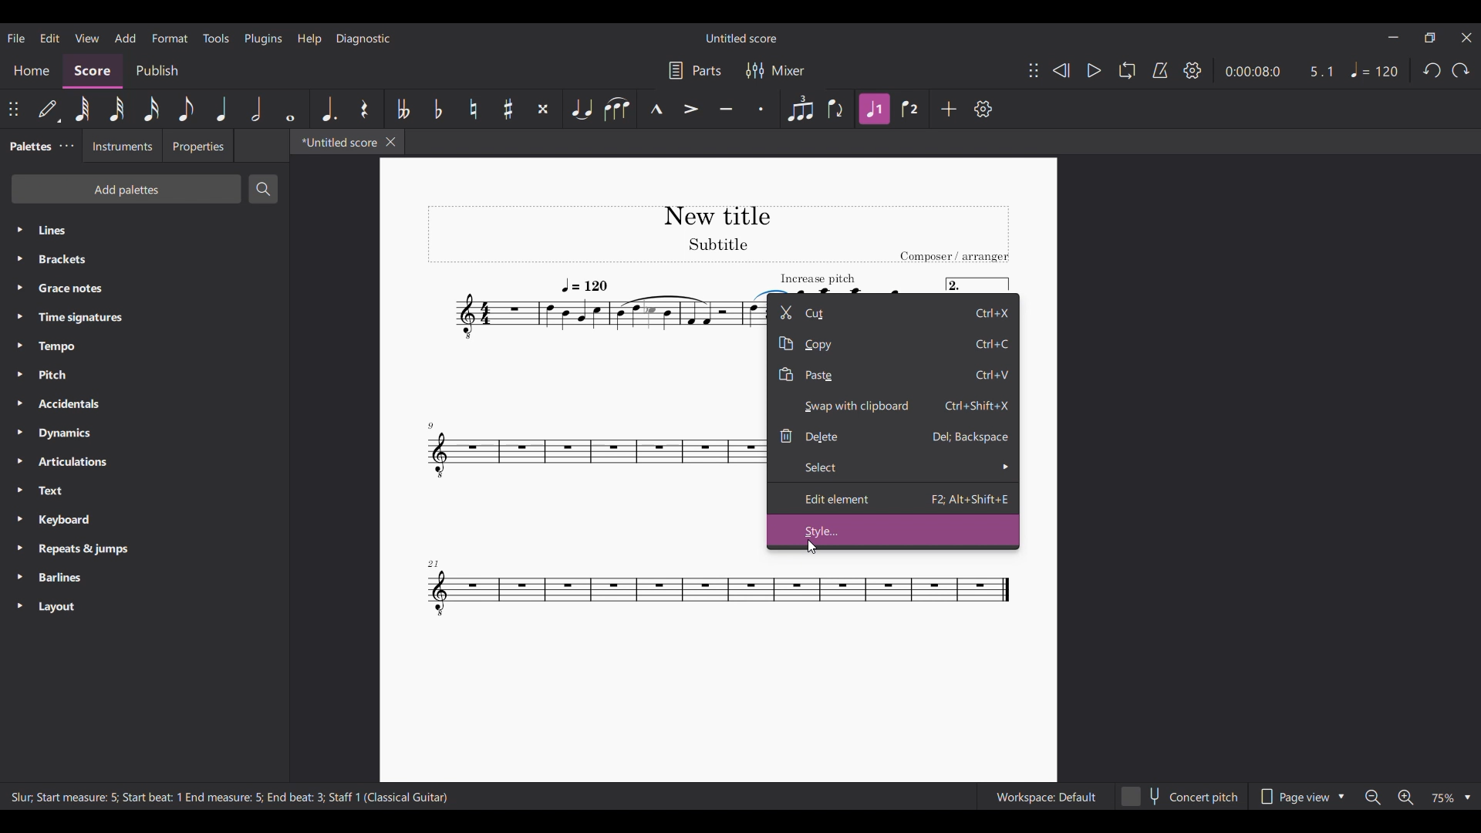  Describe the element at coordinates (83, 110) in the screenshot. I see `64th note` at that location.